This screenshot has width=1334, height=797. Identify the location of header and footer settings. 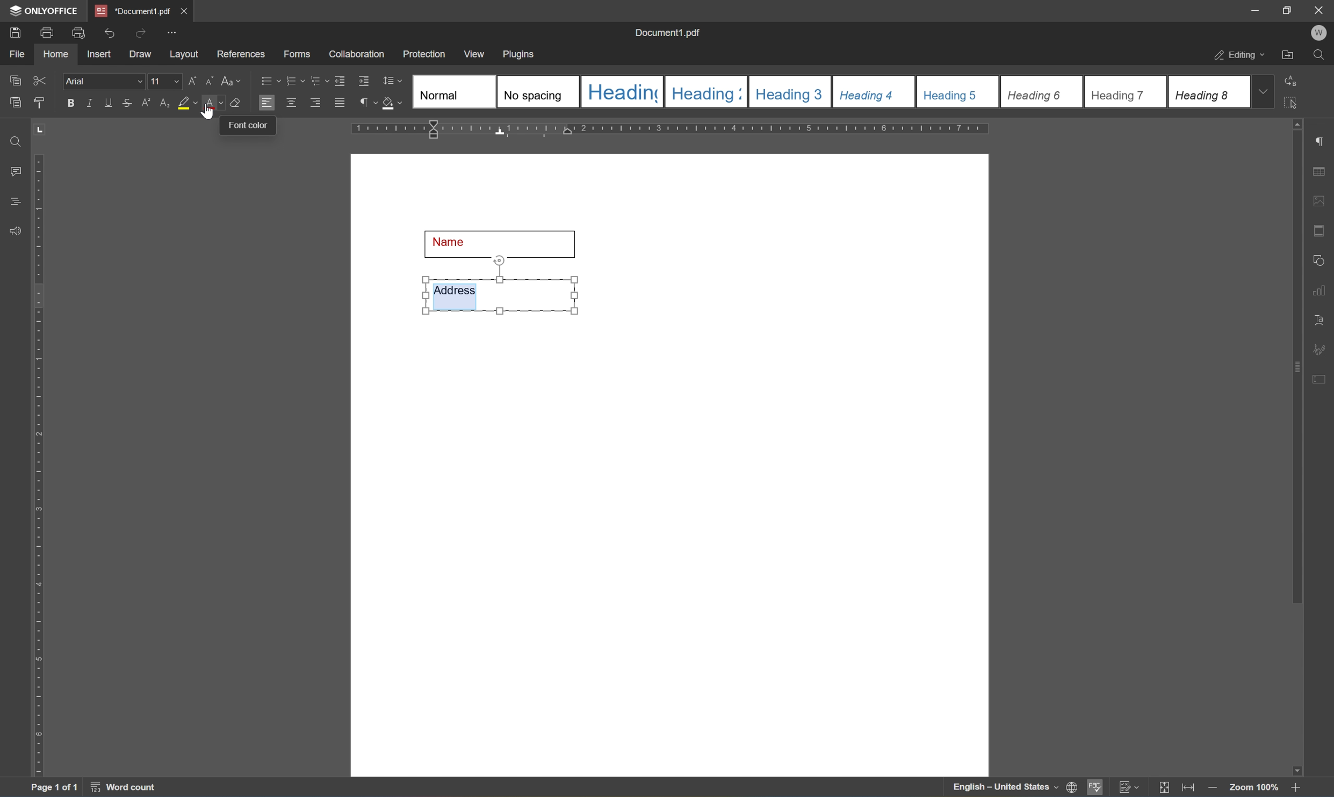
(1318, 229).